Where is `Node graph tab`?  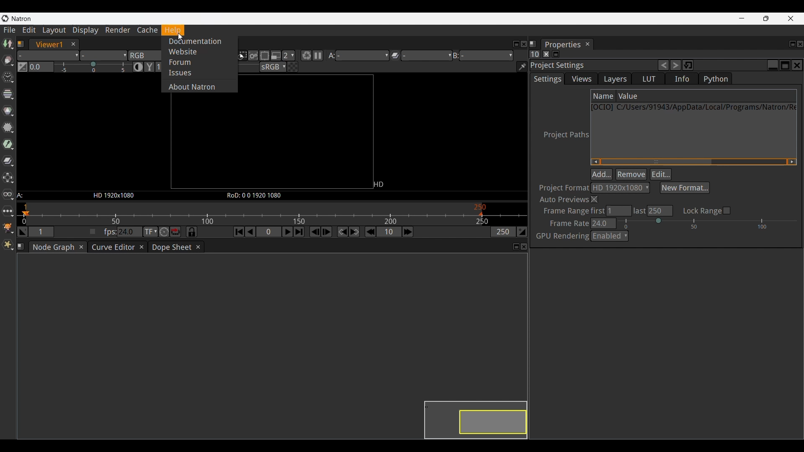
Node graph tab is located at coordinates (52, 247).